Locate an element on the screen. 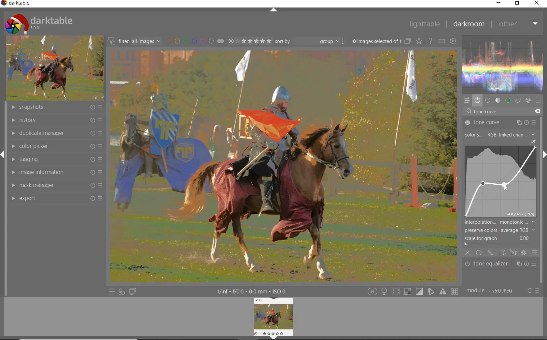 The image size is (547, 340). selected image is located at coordinates (283, 166).